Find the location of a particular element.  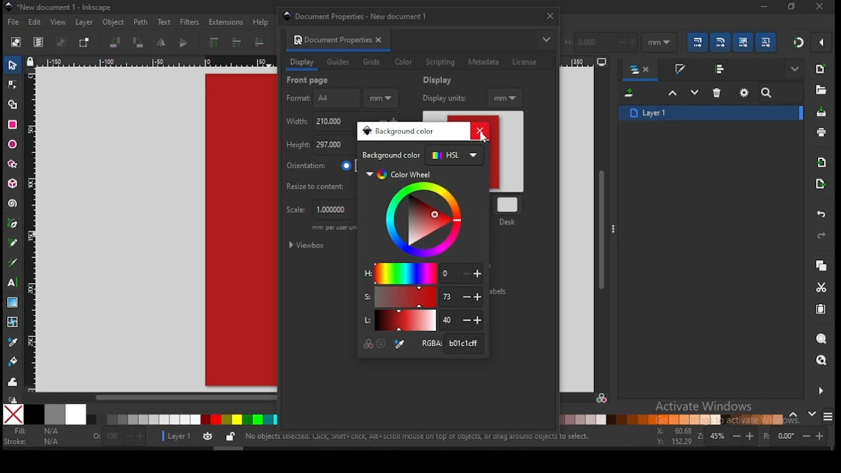

3D box tool is located at coordinates (14, 183).